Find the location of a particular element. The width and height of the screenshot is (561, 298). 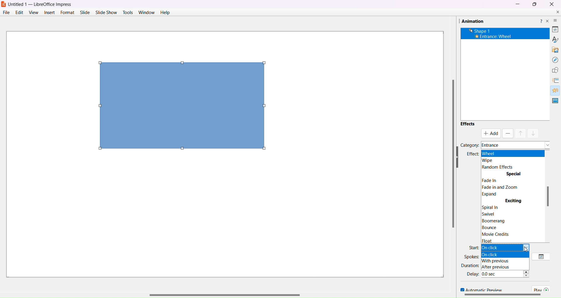

Spokes is located at coordinates (472, 257).